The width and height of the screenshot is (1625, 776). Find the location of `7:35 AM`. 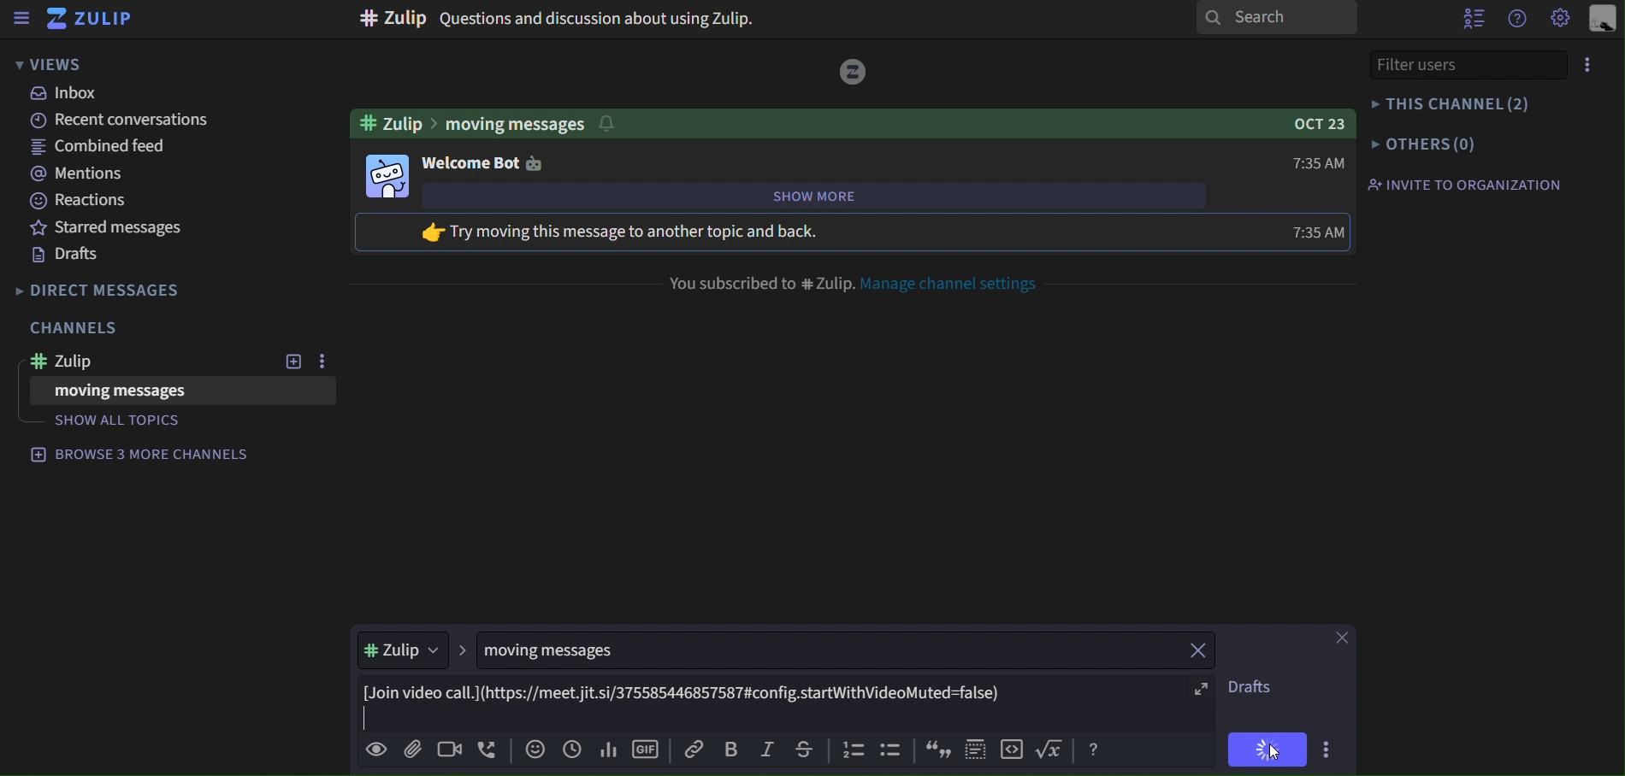

7:35 AM is located at coordinates (1321, 232).